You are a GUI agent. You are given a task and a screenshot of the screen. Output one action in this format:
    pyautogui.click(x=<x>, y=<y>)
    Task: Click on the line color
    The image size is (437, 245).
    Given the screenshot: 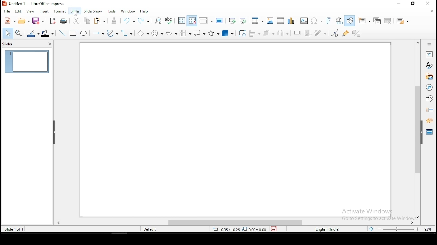 What is the action you would take?
    pyautogui.click(x=33, y=33)
    